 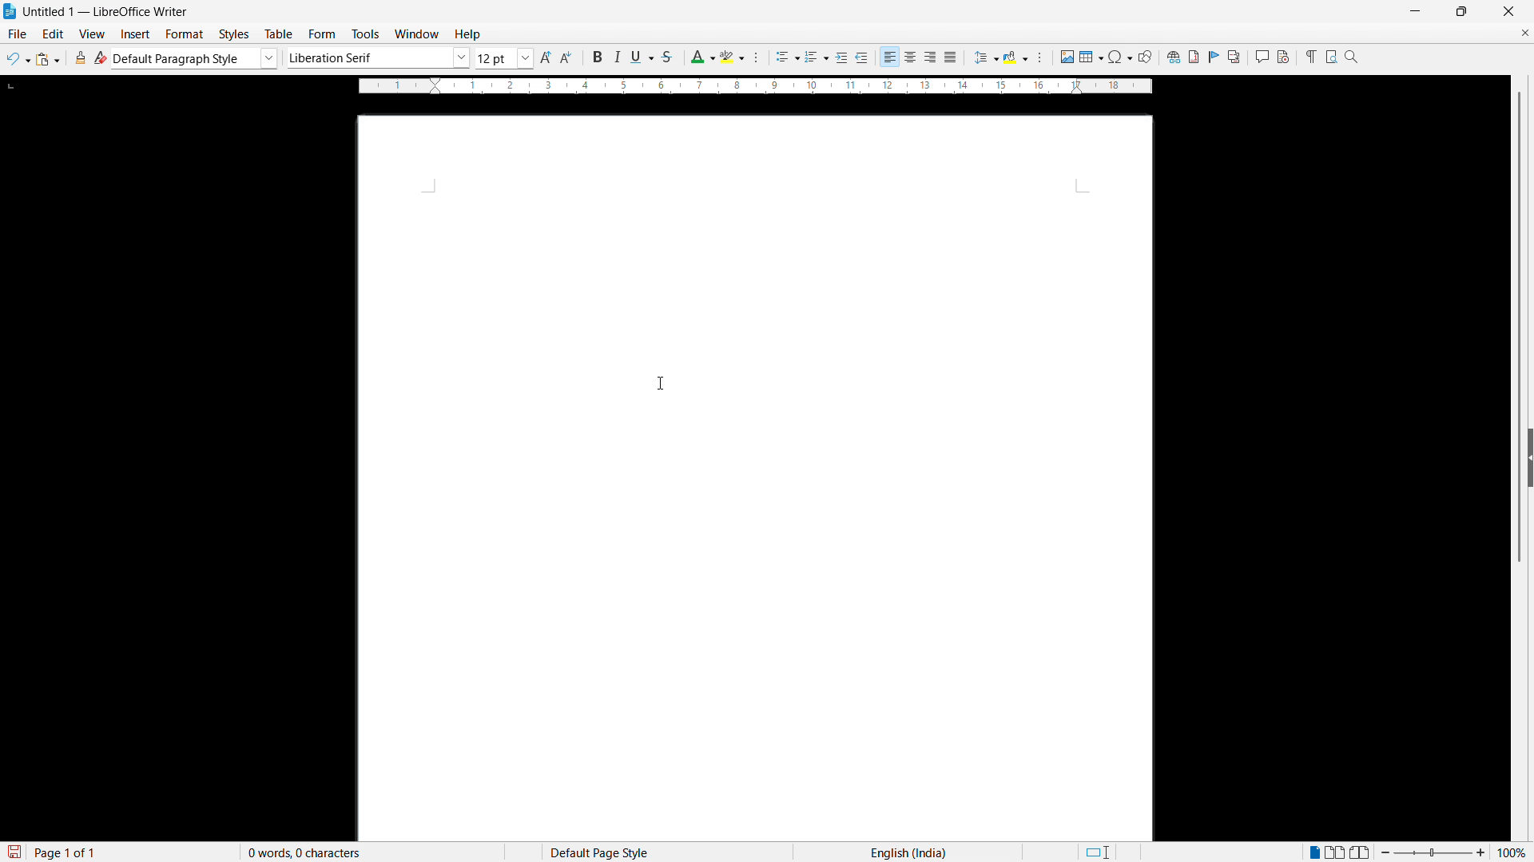 What do you see at coordinates (1067, 56) in the screenshot?
I see `Add image ` at bounding box center [1067, 56].